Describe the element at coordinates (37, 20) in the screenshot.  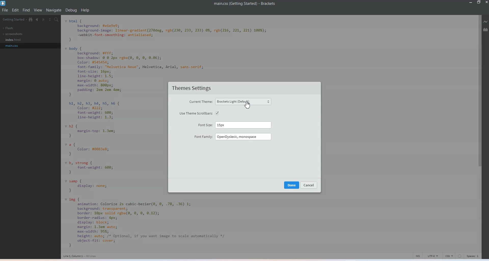
I see `Navigate Backwards` at that location.